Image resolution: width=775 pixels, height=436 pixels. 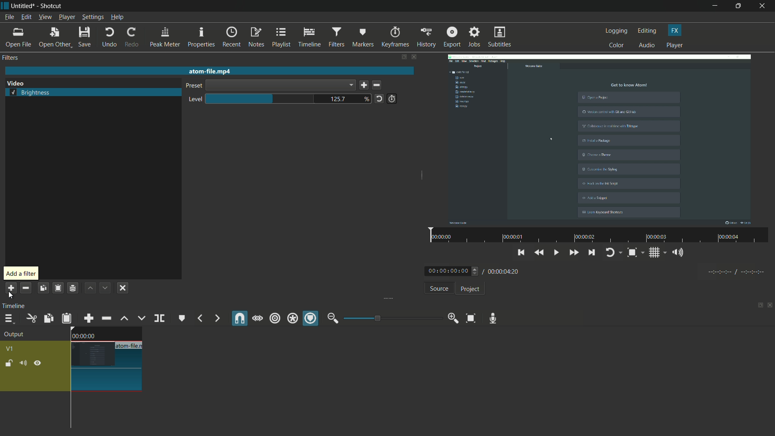 I want to click on toggle play/pause, so click(x=557, y=253).